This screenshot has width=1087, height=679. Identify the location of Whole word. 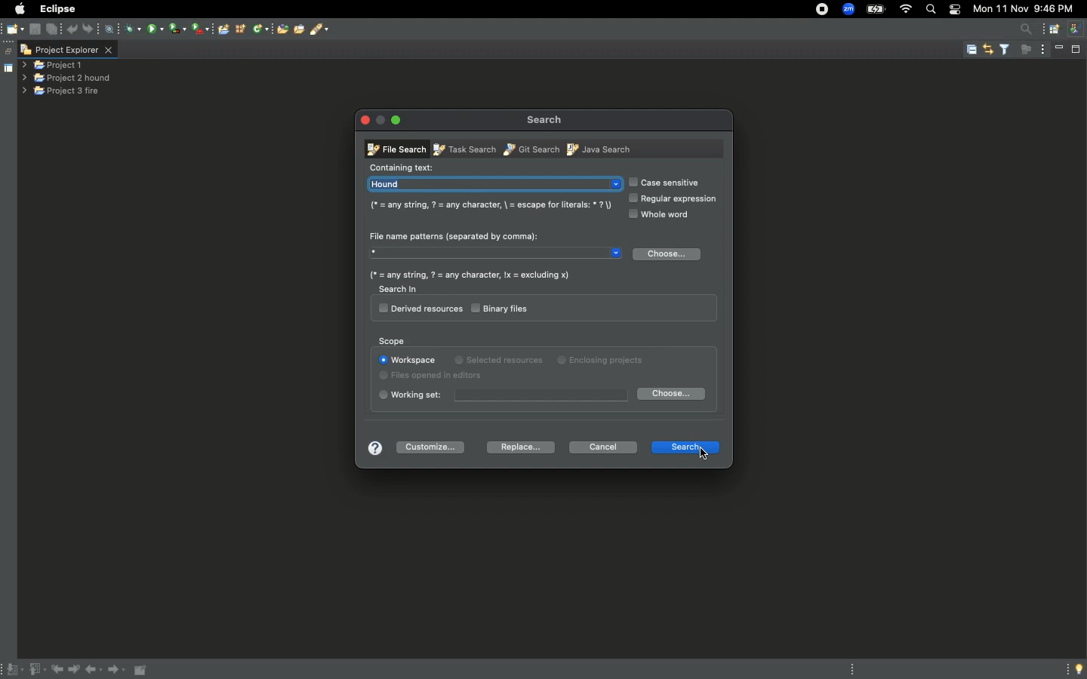
(664, 215).